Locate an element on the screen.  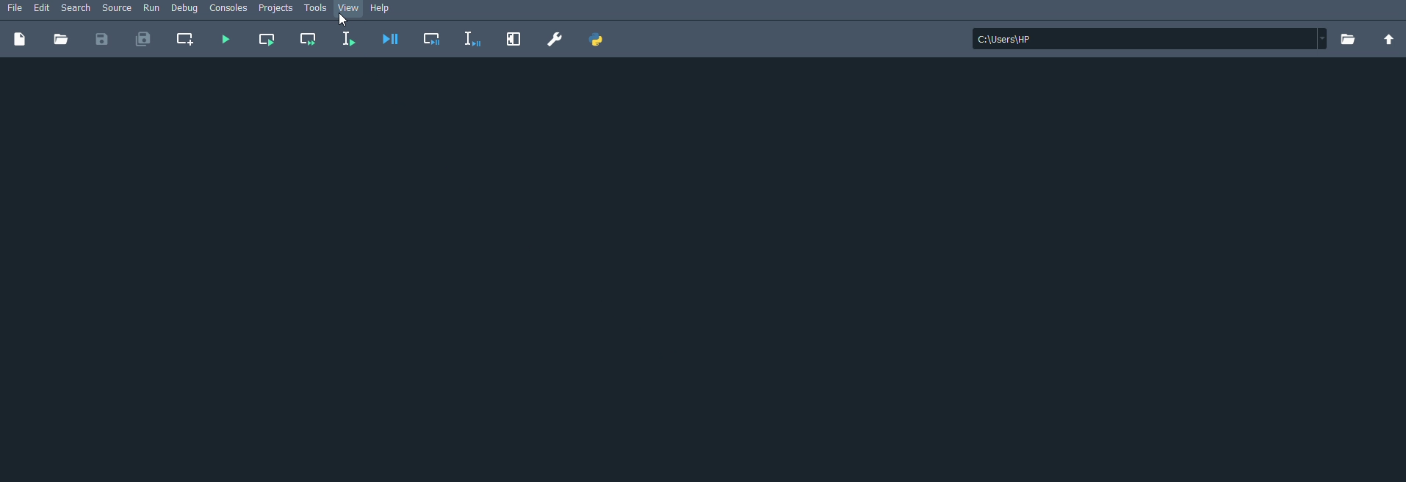
Edit is located at coordinates (43, 8).